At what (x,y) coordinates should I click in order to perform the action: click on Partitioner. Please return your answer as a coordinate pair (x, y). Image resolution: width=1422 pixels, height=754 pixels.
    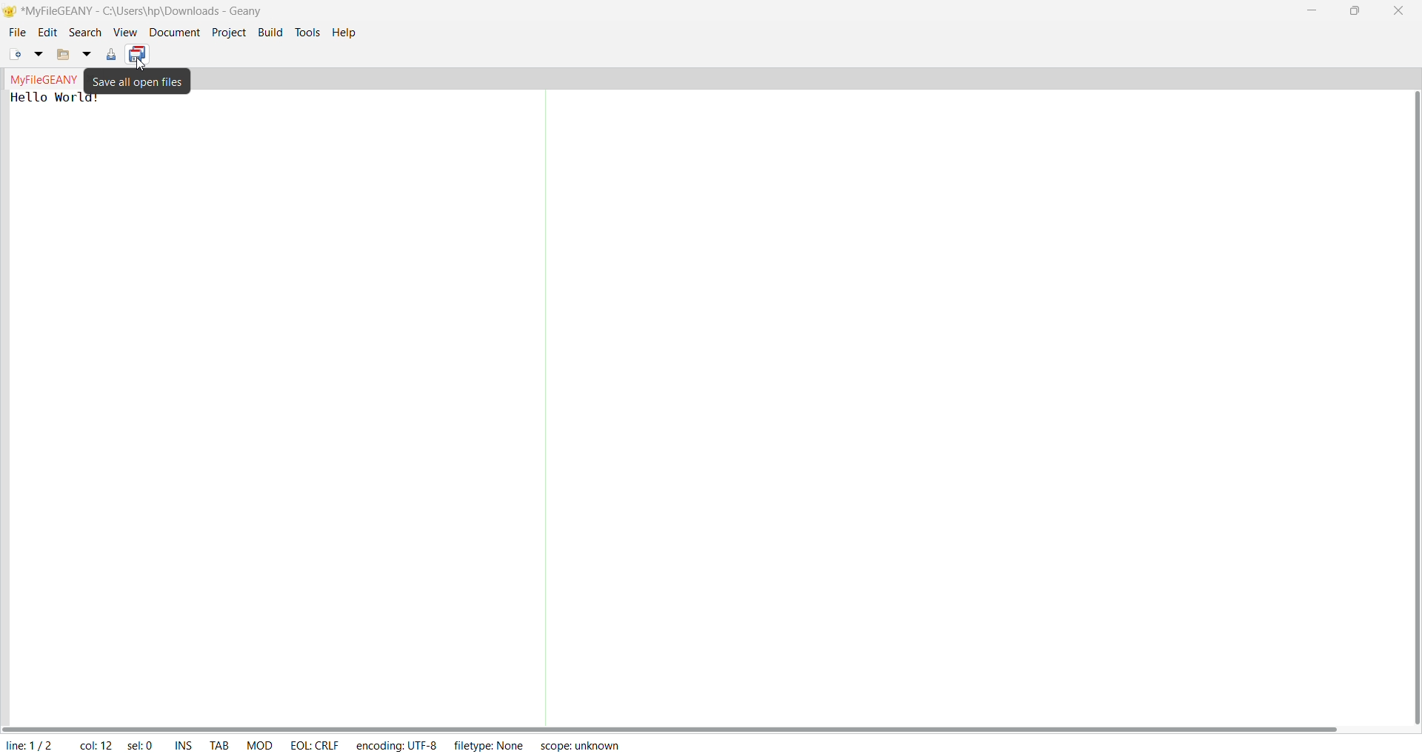
    Looking at the image, I should click on (549, 407).